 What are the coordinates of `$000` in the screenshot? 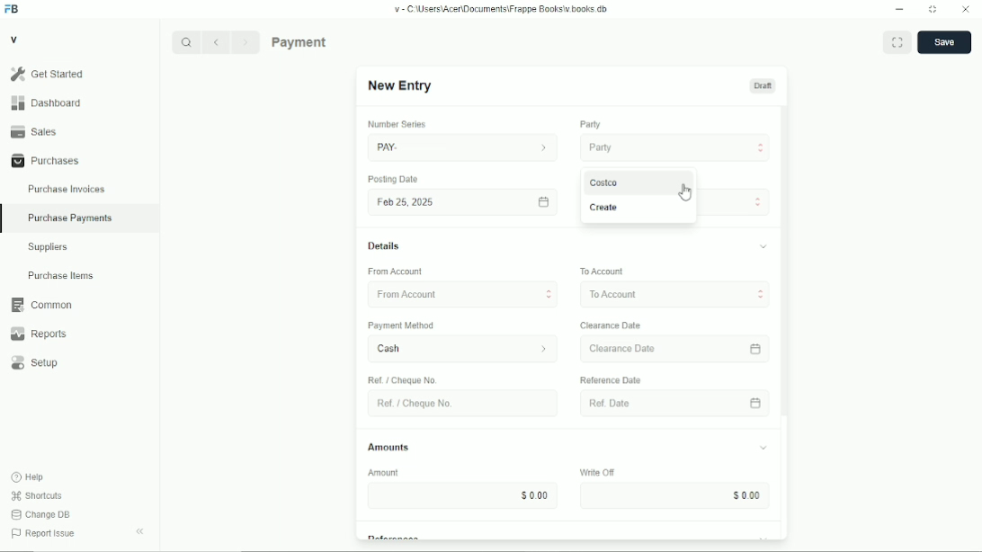 It's located at (467, 495).